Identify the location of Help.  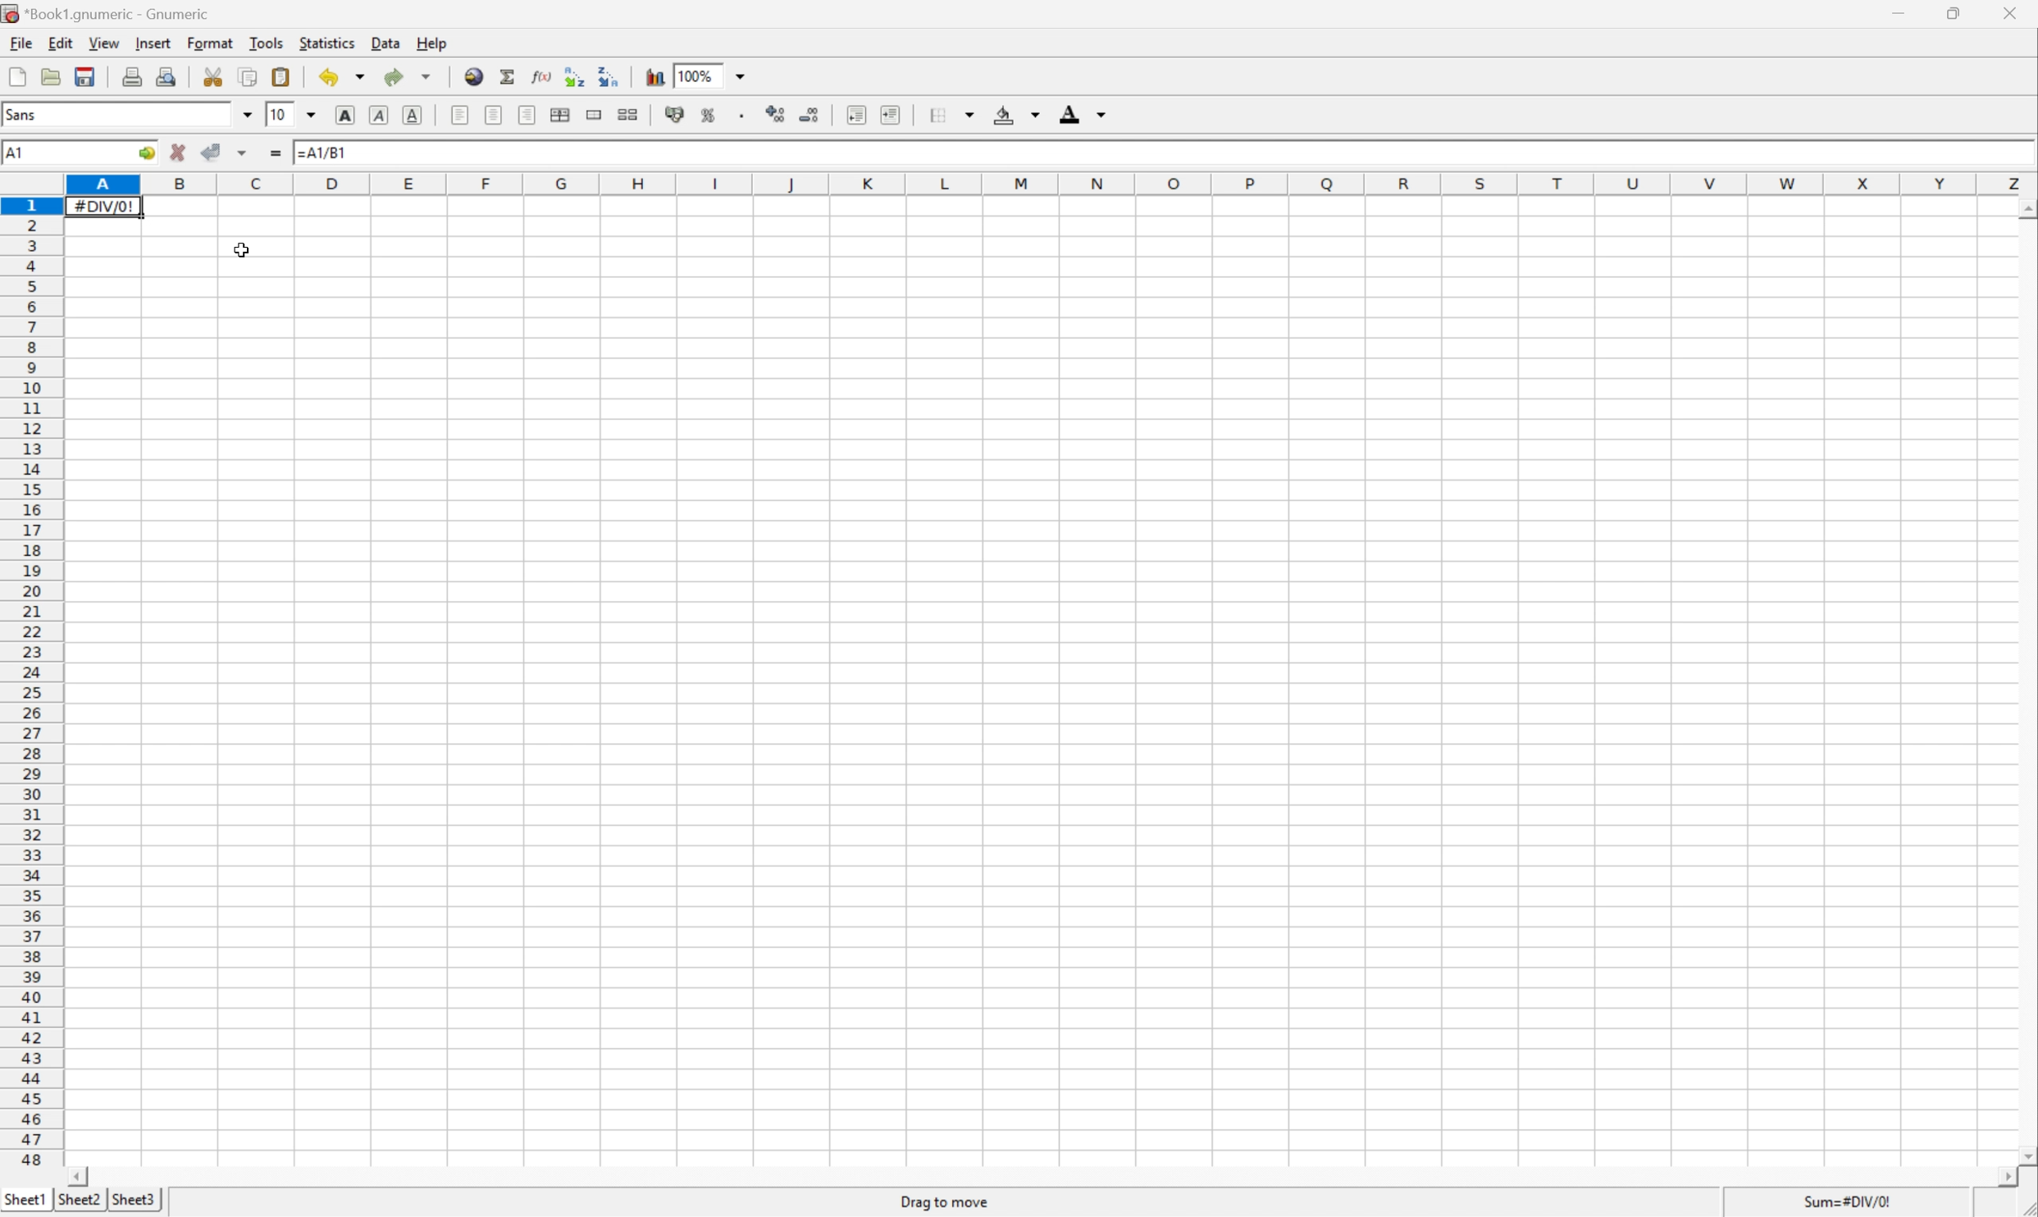
(431, 43).